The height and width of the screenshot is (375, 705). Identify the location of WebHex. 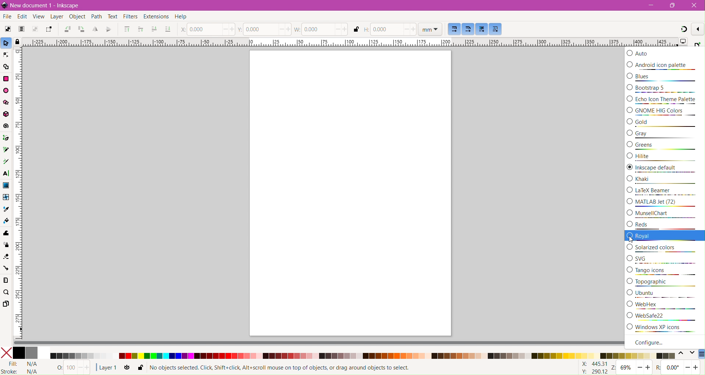
(665, 306).